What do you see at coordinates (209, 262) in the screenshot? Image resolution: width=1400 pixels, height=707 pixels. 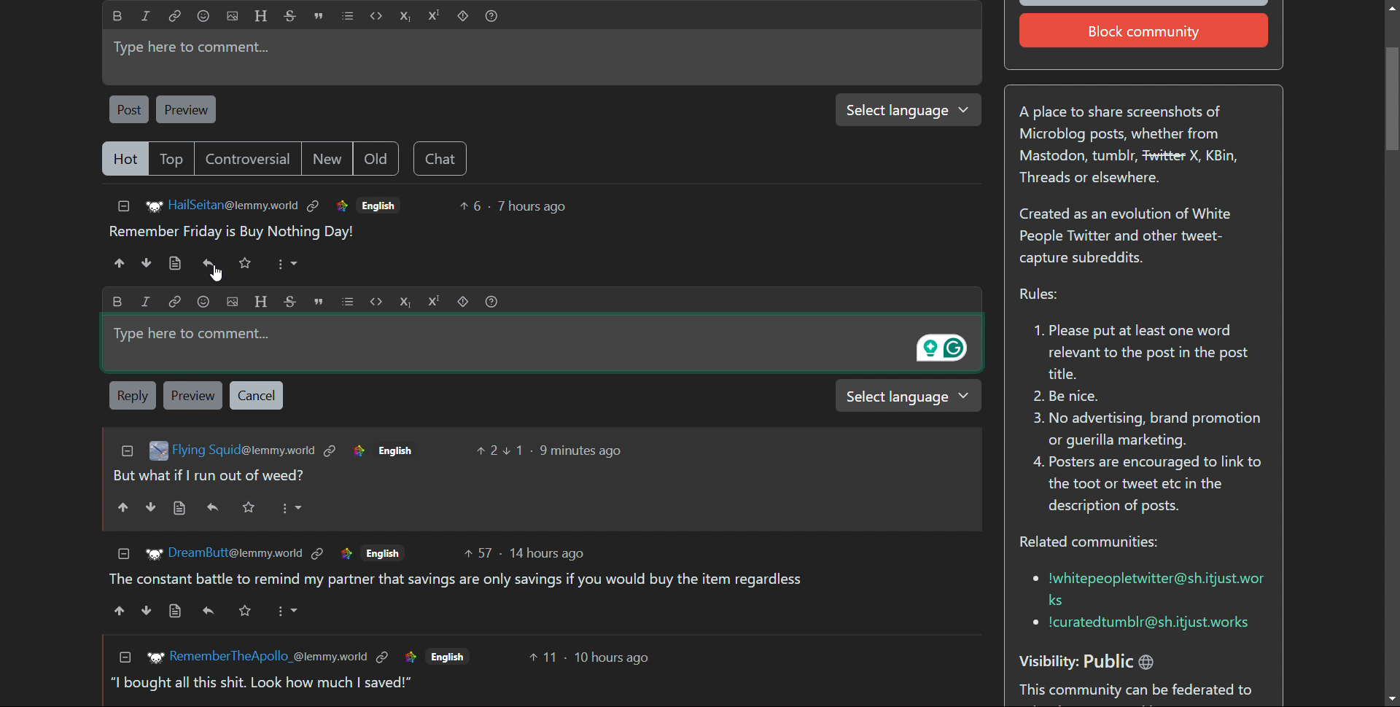 I see `reply` at bounding box center [209, 262].